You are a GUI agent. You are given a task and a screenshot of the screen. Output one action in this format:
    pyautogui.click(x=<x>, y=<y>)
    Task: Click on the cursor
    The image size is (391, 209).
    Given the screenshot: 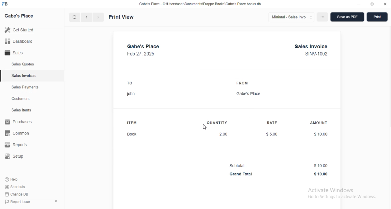 What is the action you would take?
    pyautogui.click(x=205, y=127)
    